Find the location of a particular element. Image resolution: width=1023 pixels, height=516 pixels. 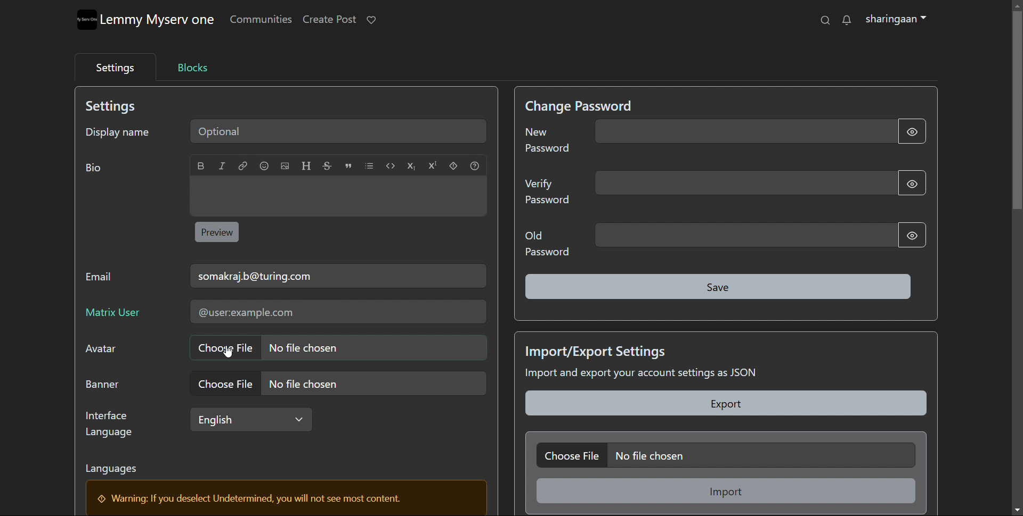

subscriipt is located at coordinates (411, 166).